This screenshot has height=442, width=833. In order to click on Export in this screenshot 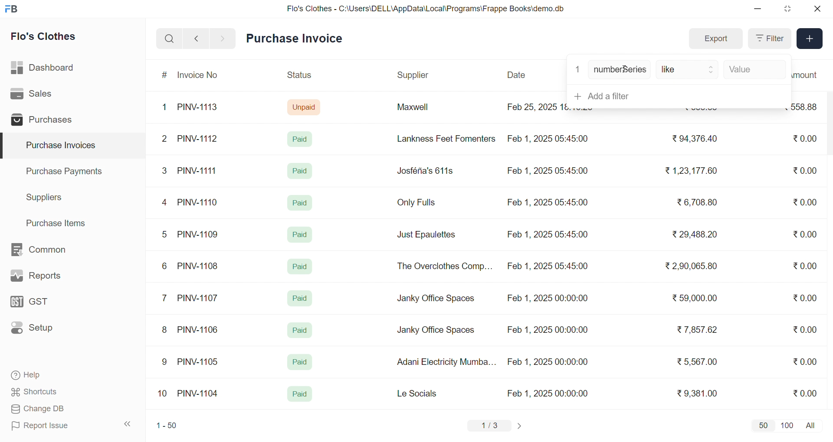, I will do `click(715, 39)`.